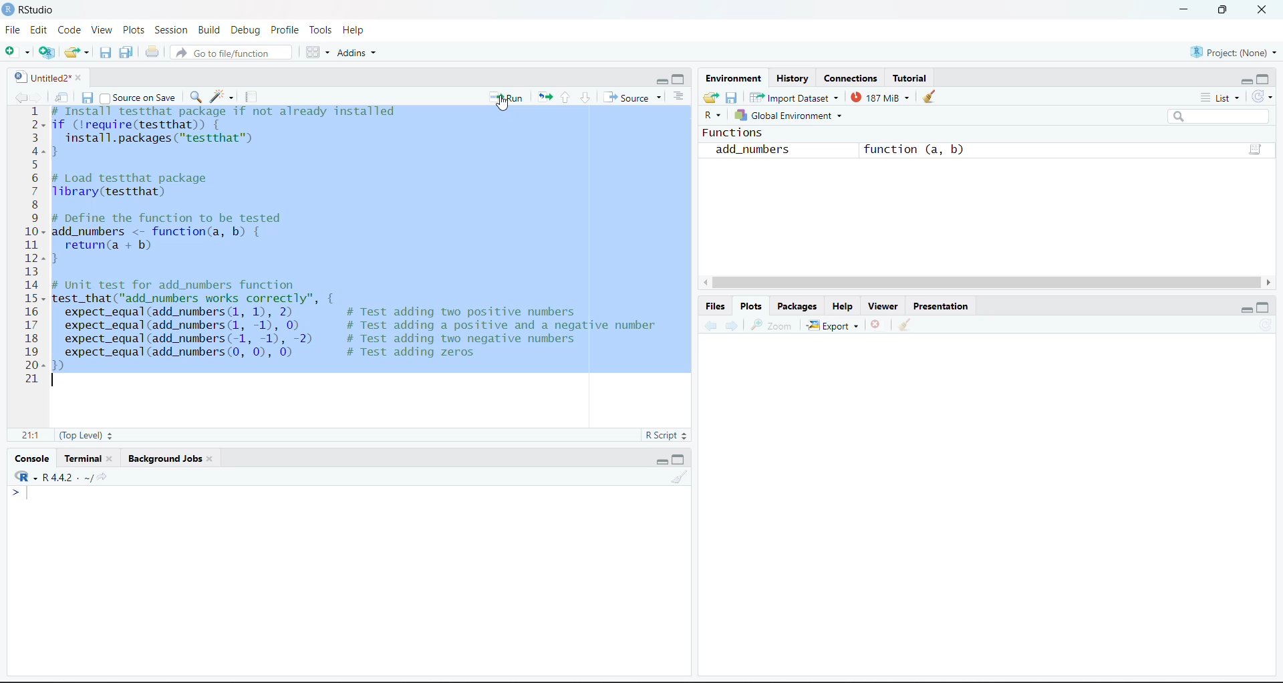 This screenshot has height=683, width=1283. What do you see at coordinates (84, 458) in the screenshot?
I see `Terminal` at bounding box center [84, 458].